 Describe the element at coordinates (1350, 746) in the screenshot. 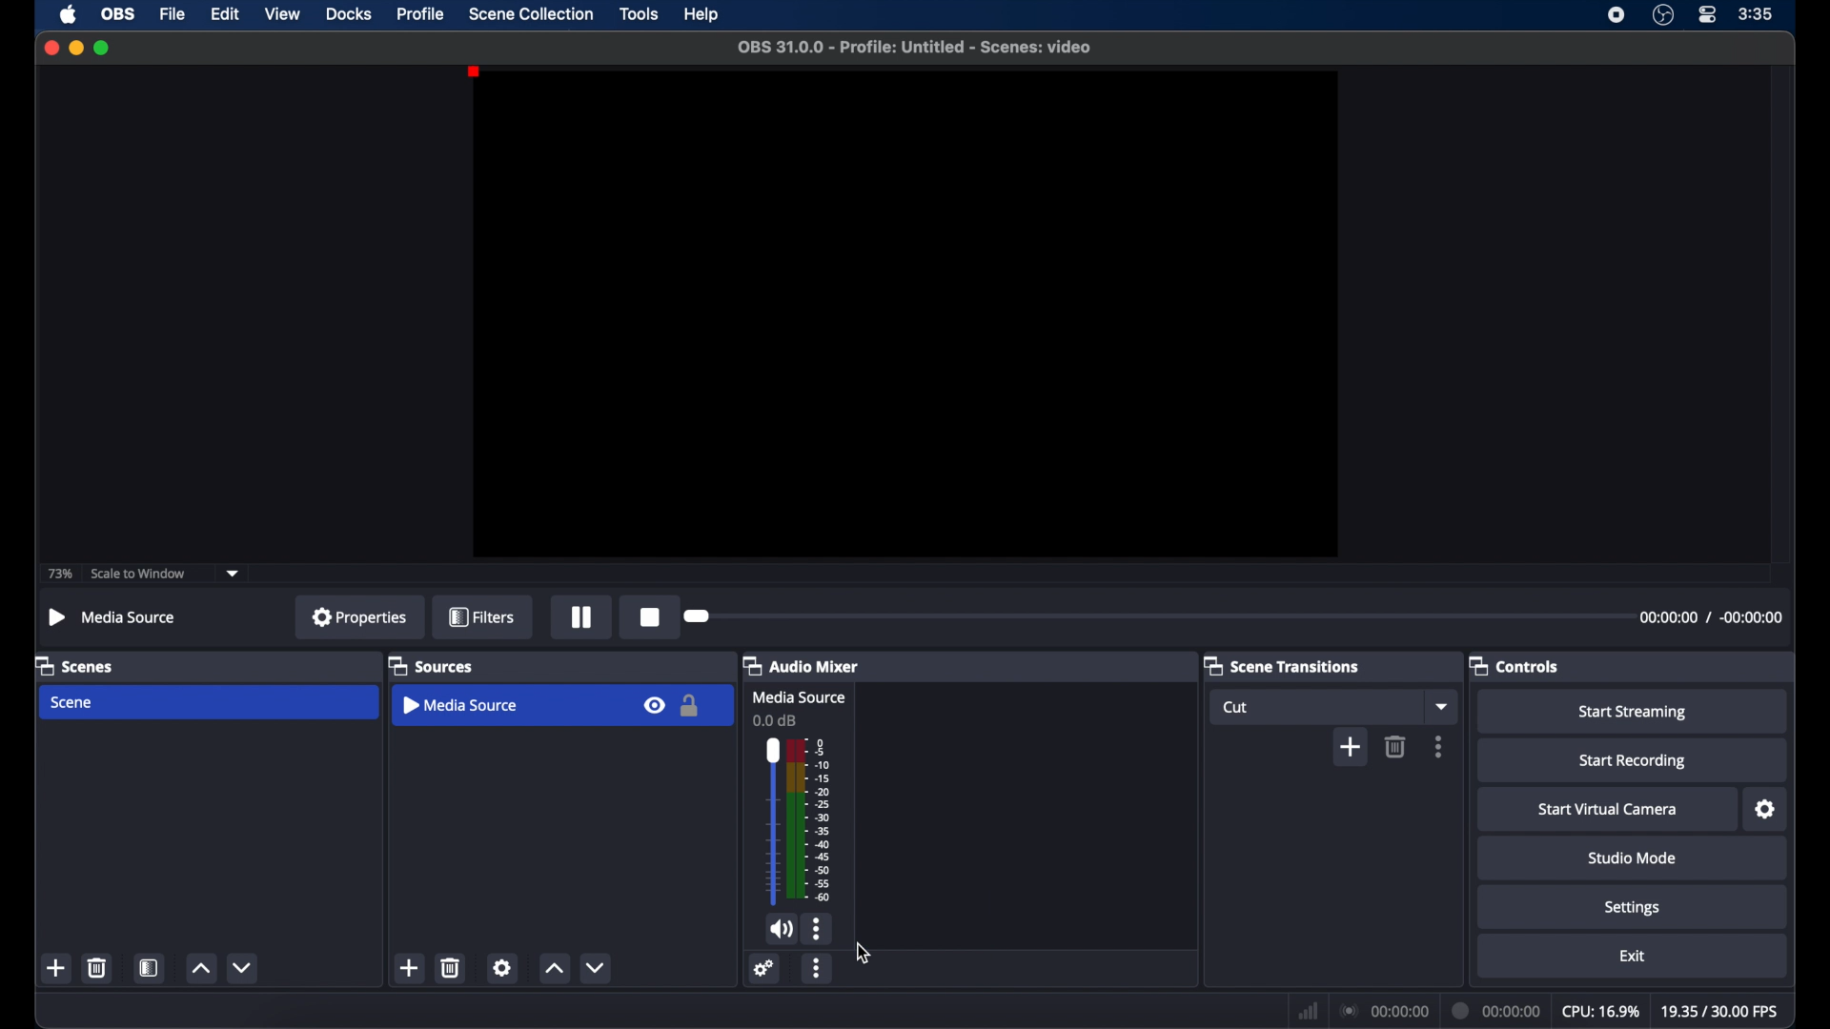

I see `add` at that location.